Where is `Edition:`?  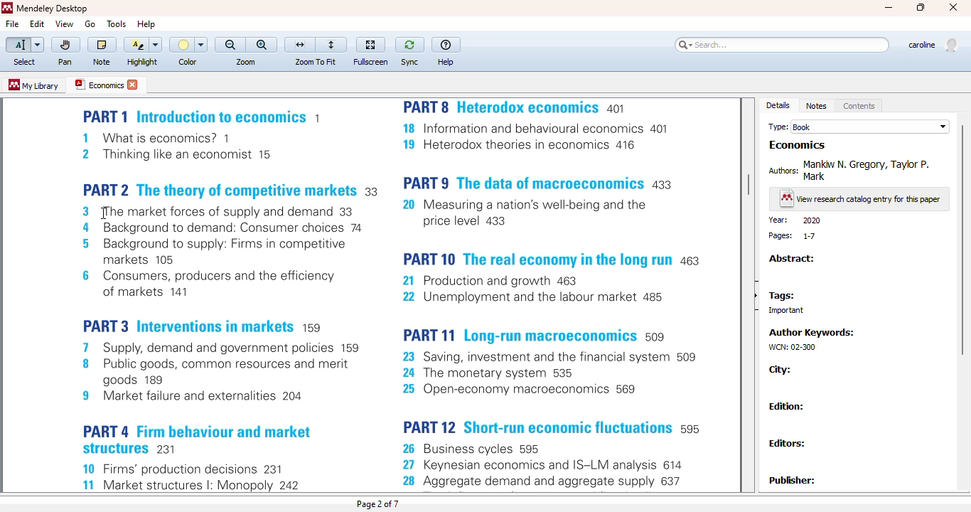 Edition: is located at coordinates (787, 405).